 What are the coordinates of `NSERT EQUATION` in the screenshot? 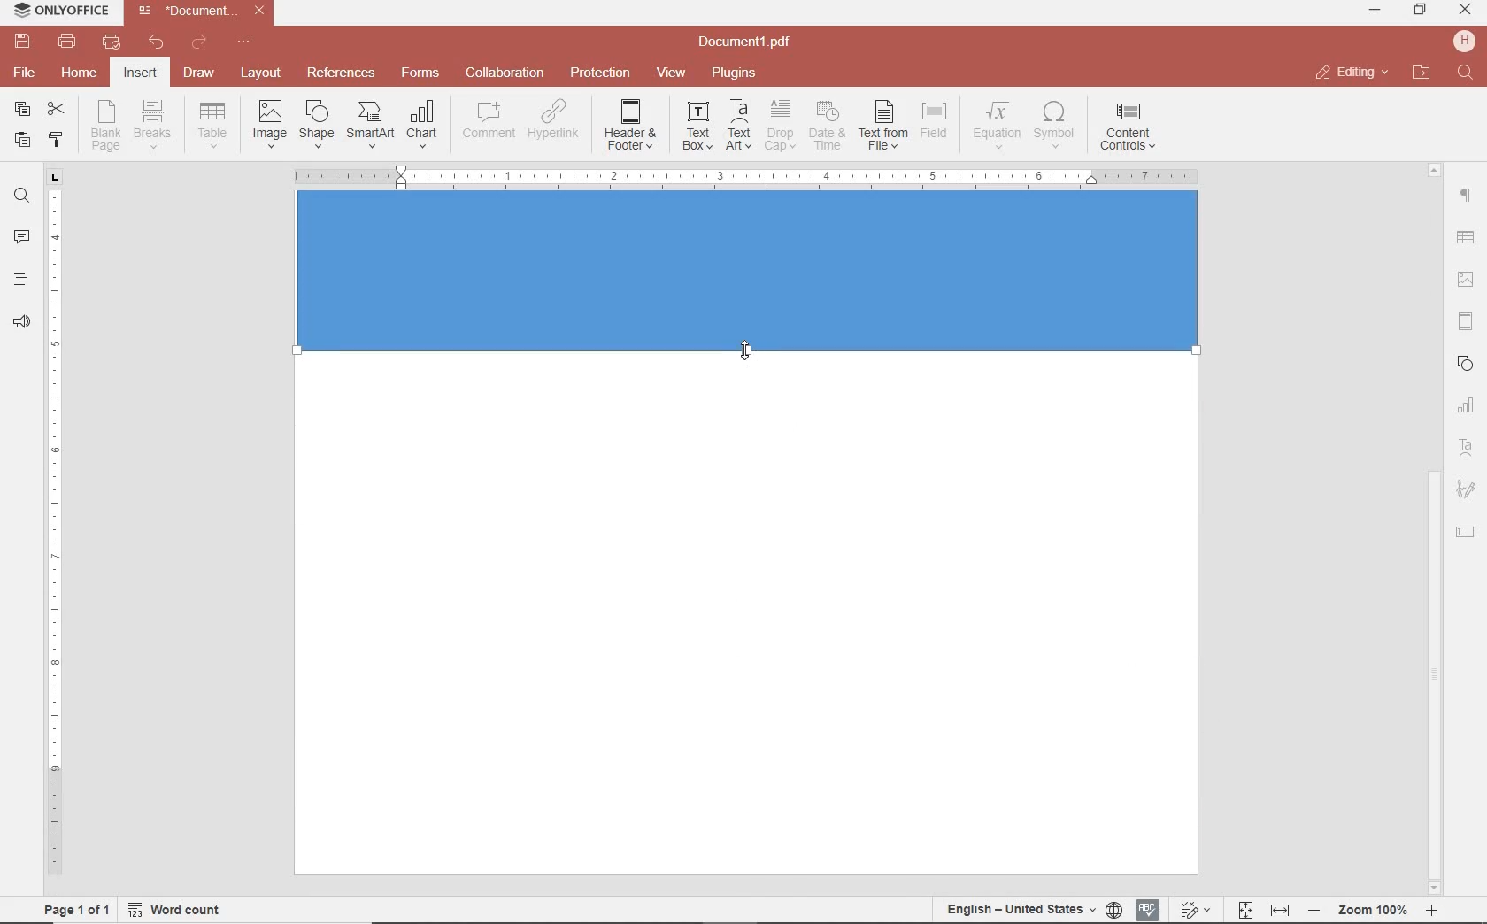 It's located at (995, 124).